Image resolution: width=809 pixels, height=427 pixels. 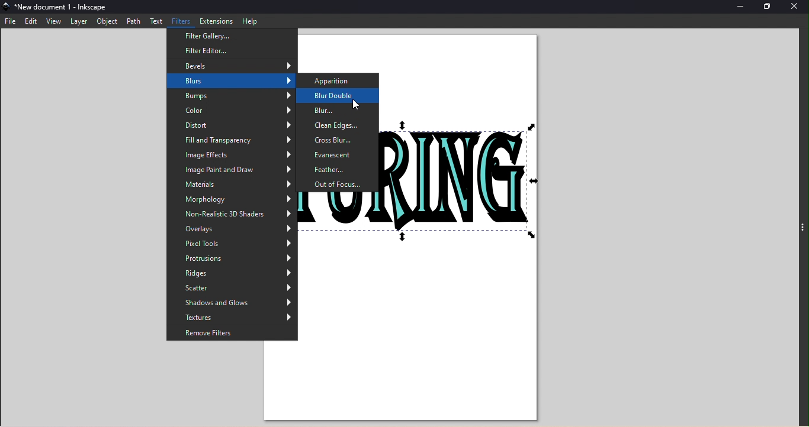 What do you see at coordinates (338, 82) in the screenshot?
I see `Apparition` at bounding box center [338, 82].